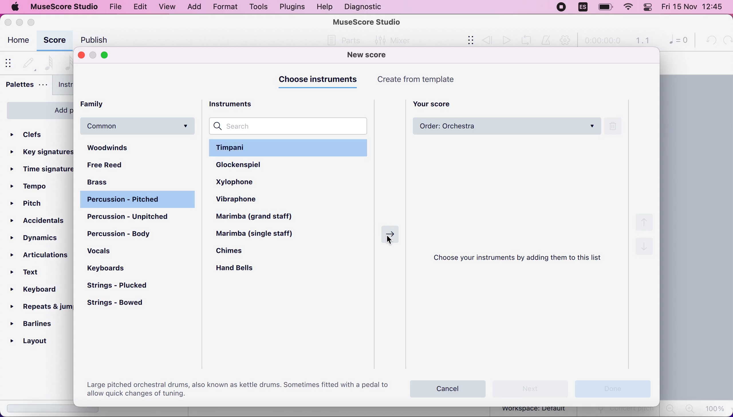 The image size is (733, 417). What do you see at coordinates (42, 151) in the screenshot?
I see `key signatures` at bounding box center [42, 151].